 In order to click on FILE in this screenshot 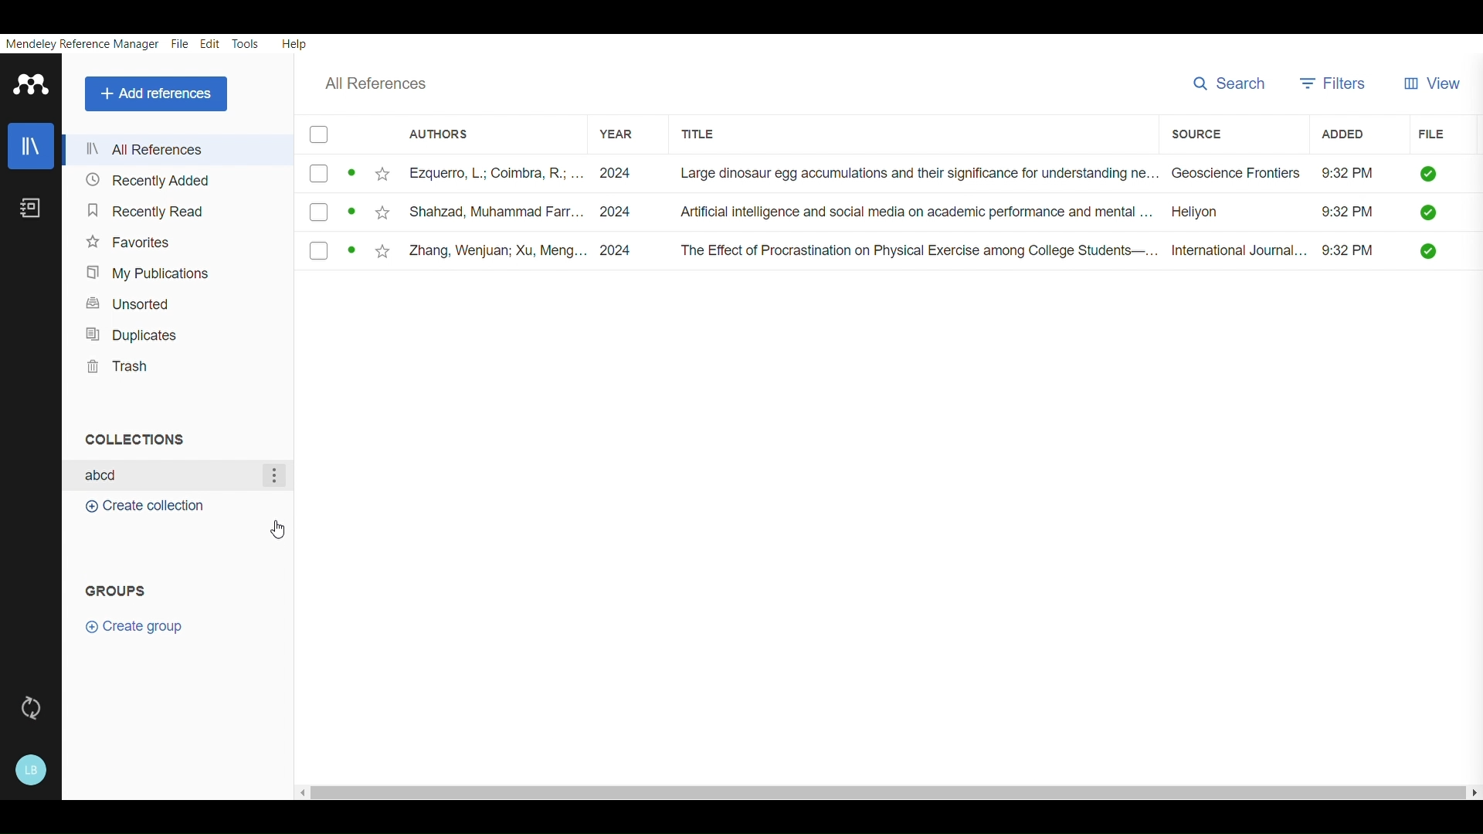, I will do `click(1430, 135)`.